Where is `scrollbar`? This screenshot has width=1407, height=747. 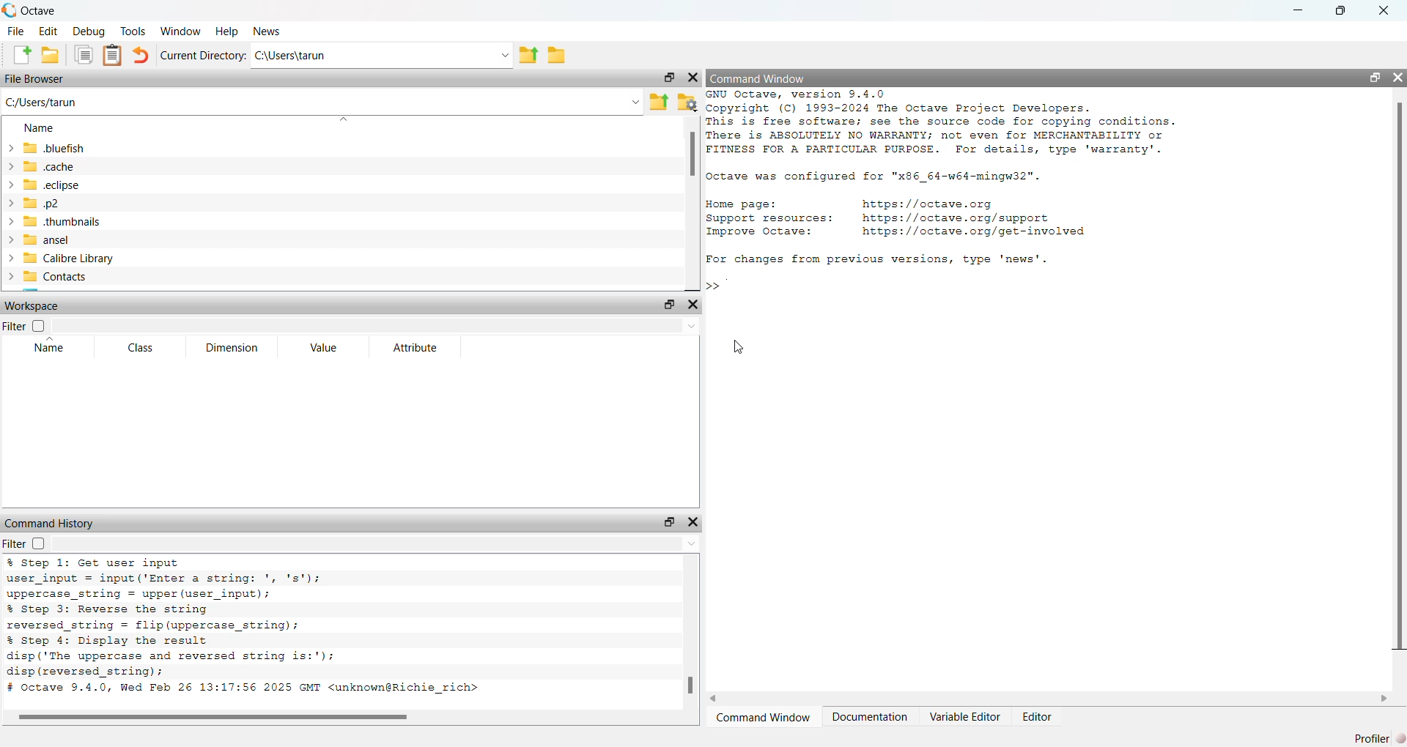 scrollbar is located at coordinates (693, 683).